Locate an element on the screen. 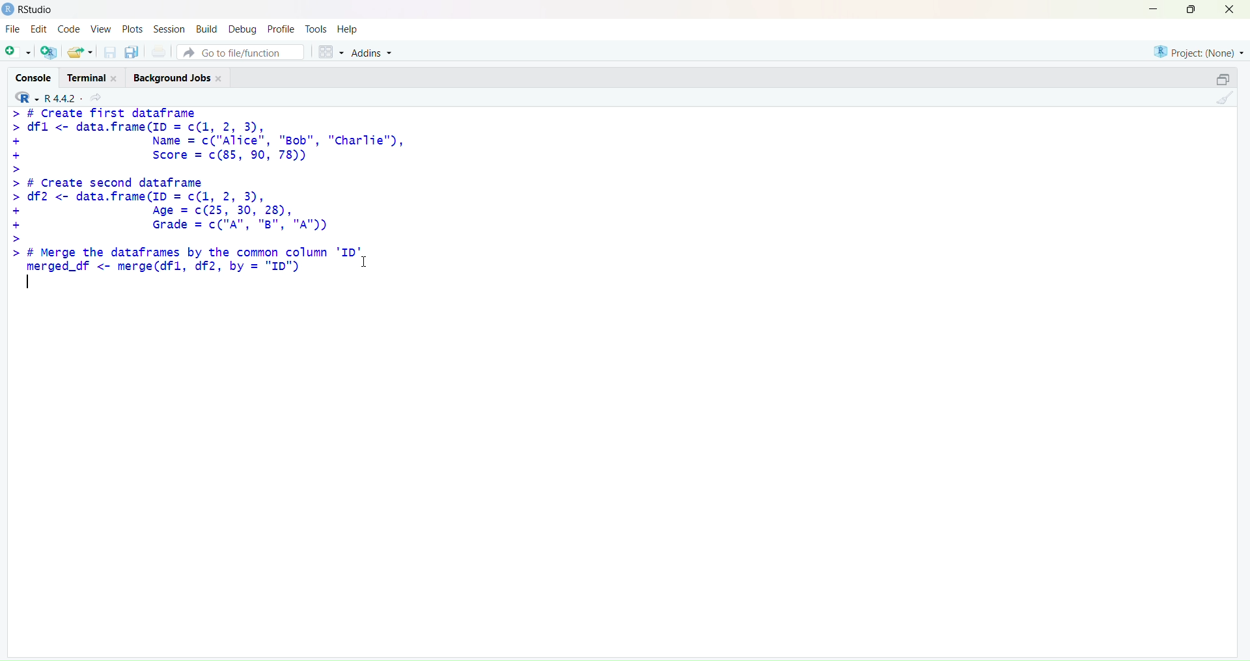 The image size is (1250, 661). Edit is located at coordinates (39, 29).